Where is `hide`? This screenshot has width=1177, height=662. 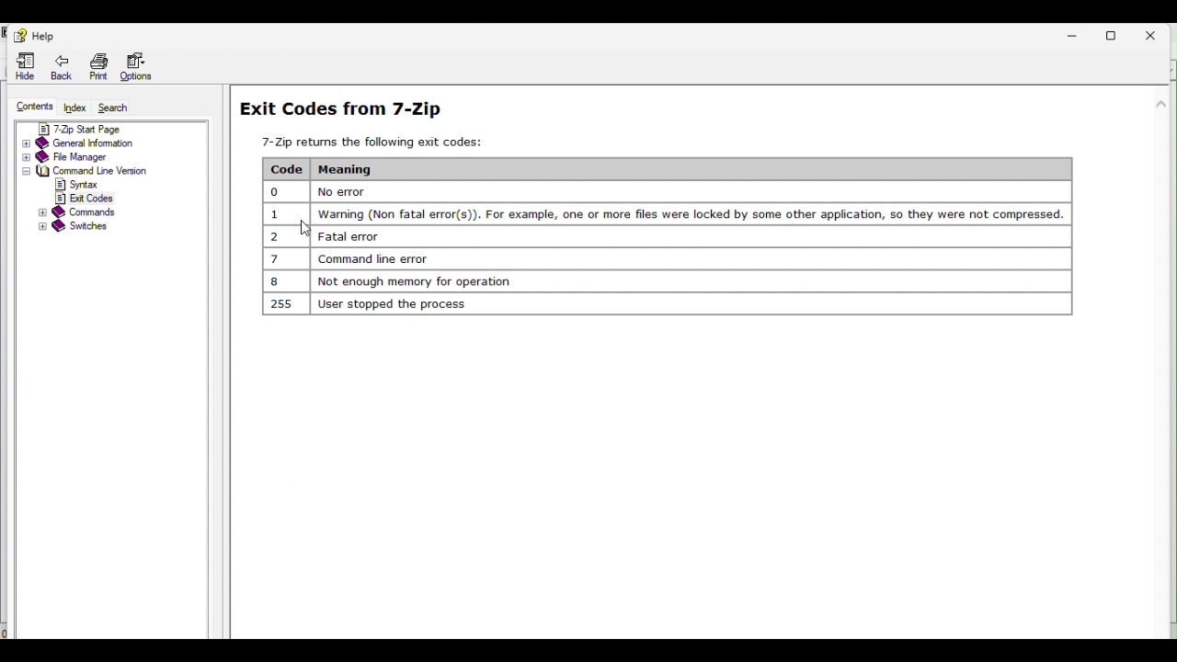 hide is located at coordinates (26, 65).